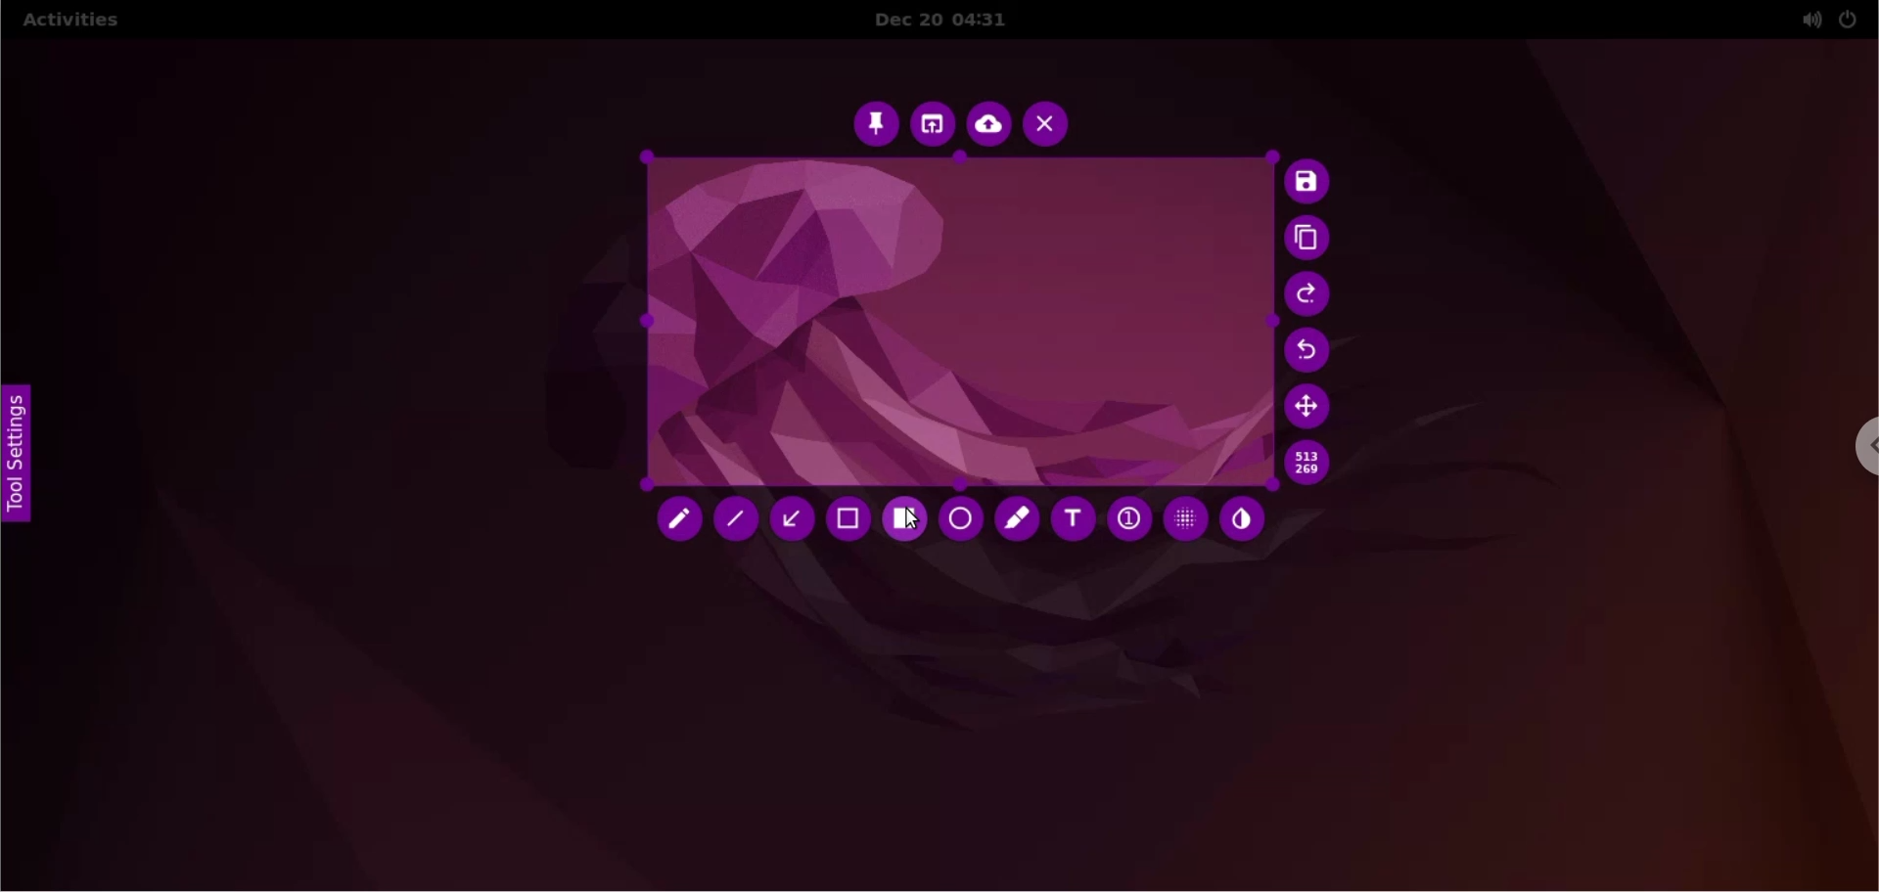 The height and width of the screenshot is (892, 1879). What do you see at coordinates (906, 520) in the screenshot?
I see `rectangle tool` at bounding box center [906, 520].